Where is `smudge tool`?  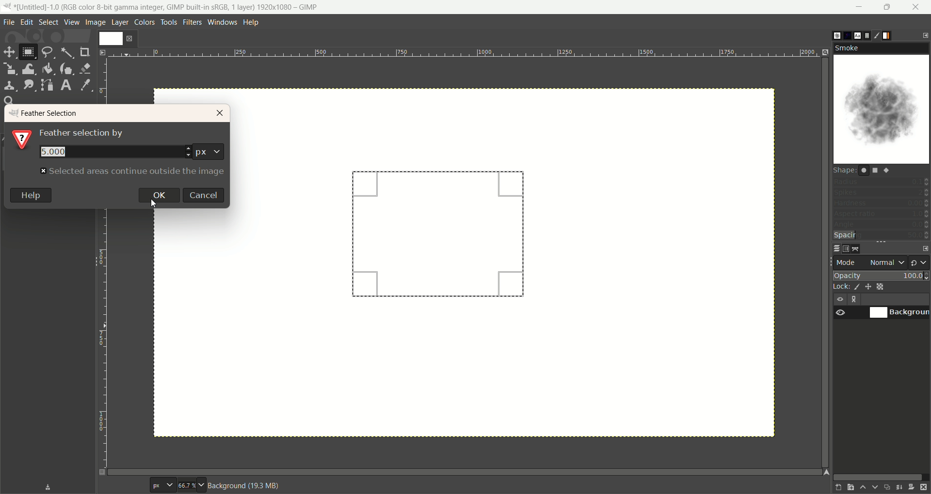 smudge tool is located at coordinates (29, 86).